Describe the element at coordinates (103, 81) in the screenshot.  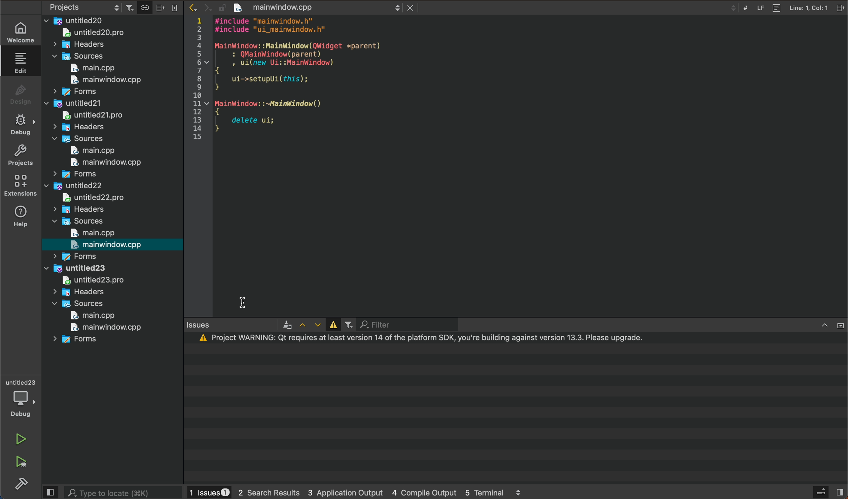
I see `mainwindow.cpp` at that location.